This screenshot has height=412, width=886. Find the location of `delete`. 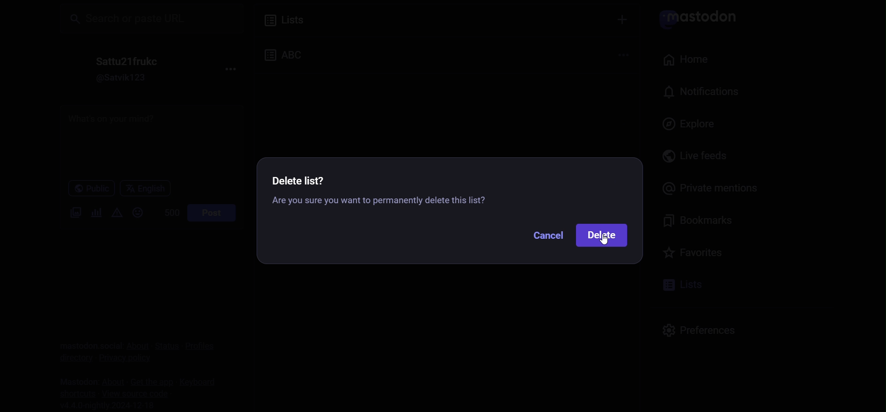

delete is located at coordinates (603, 235).